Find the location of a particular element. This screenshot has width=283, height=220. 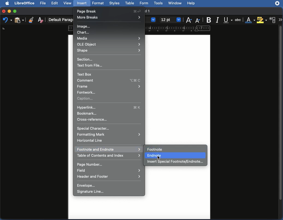

More breaks is located at coordinates (110, 17).